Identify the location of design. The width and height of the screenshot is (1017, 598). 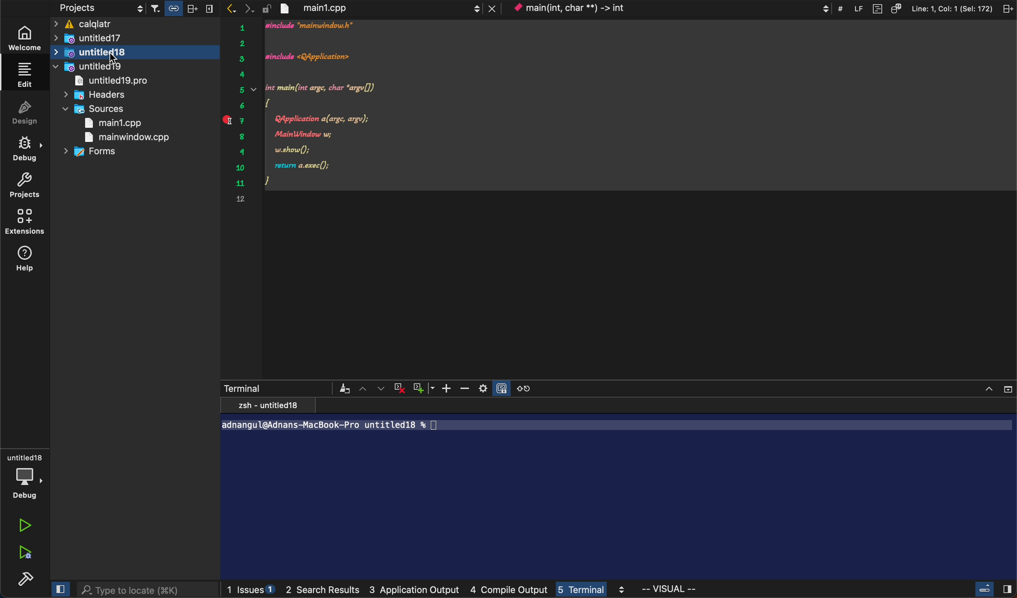
(24, 113).